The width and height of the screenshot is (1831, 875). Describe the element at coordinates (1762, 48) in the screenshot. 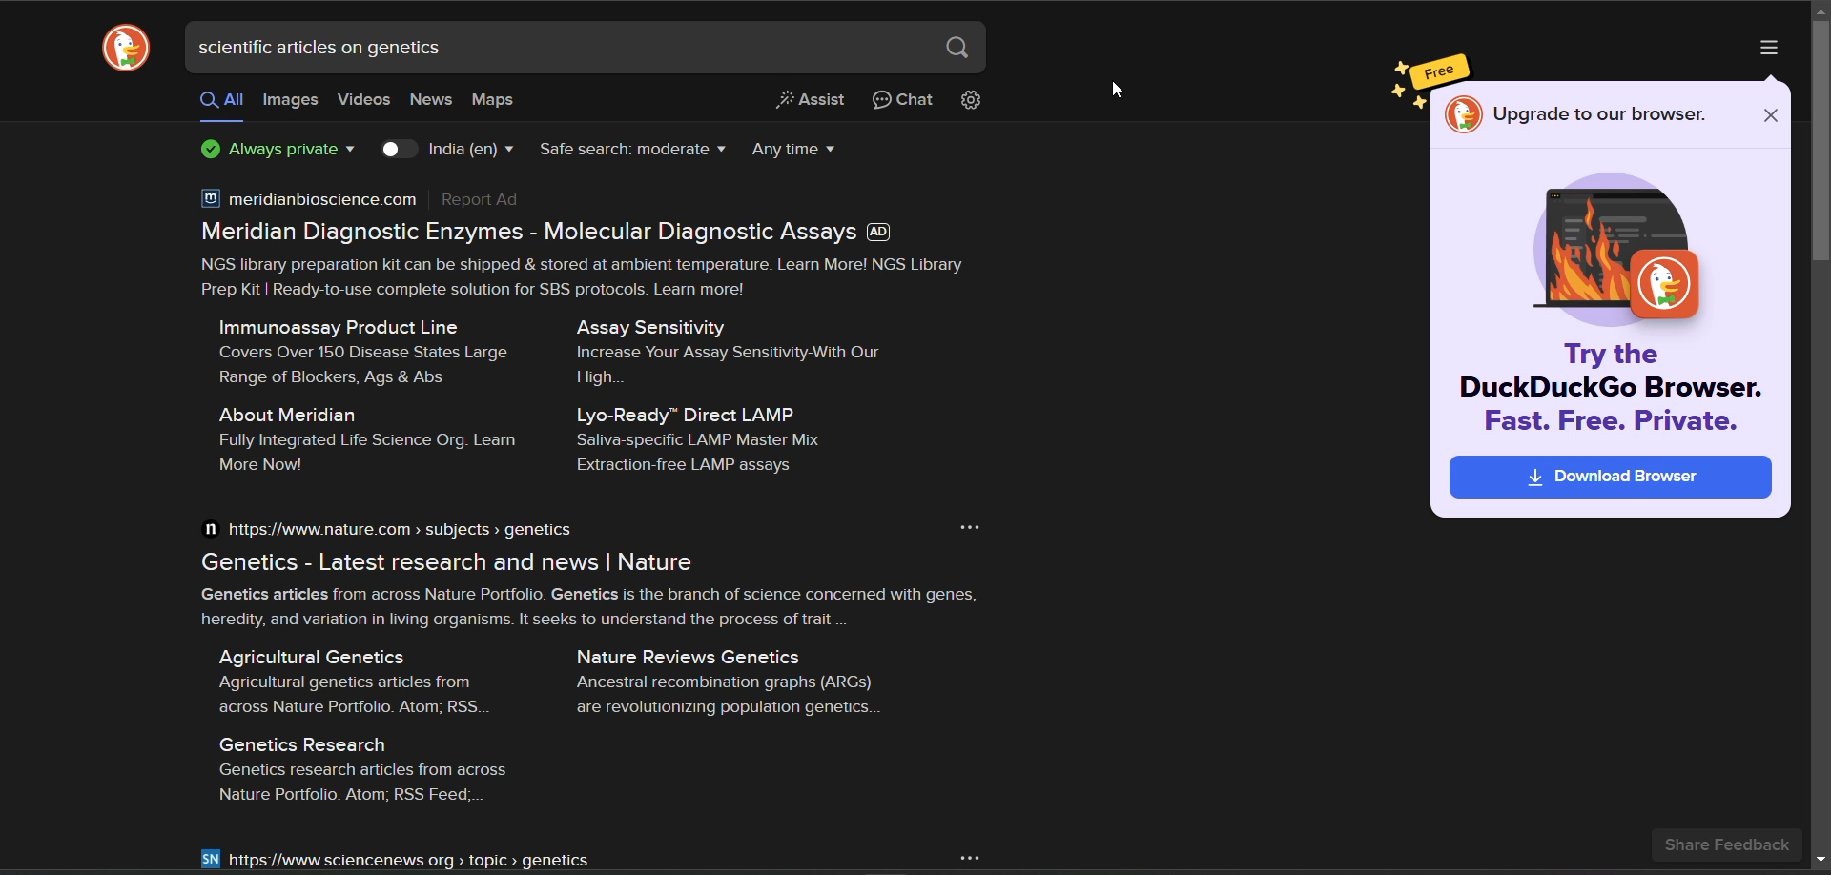

I see `more options` at that location.